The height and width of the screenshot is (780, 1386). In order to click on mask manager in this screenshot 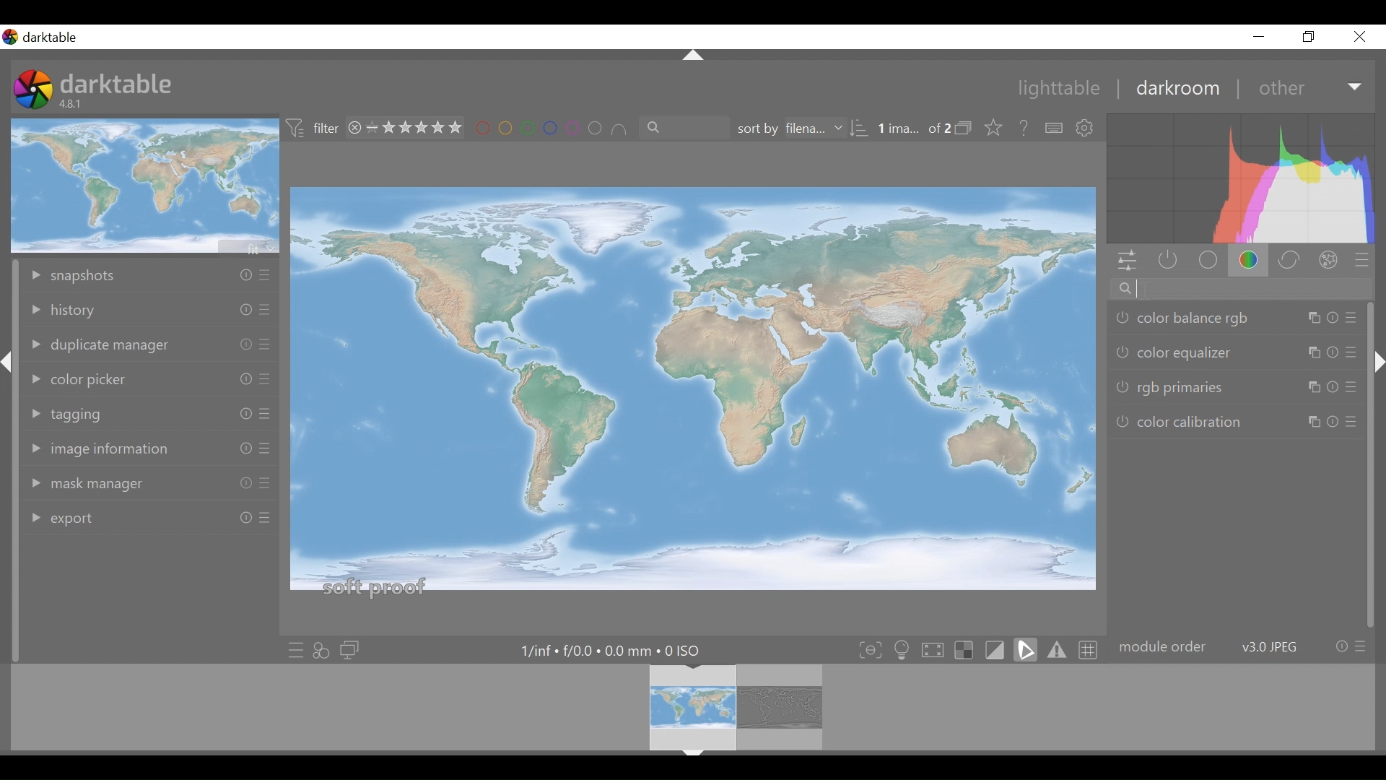, I will do `click(150, 481)`.